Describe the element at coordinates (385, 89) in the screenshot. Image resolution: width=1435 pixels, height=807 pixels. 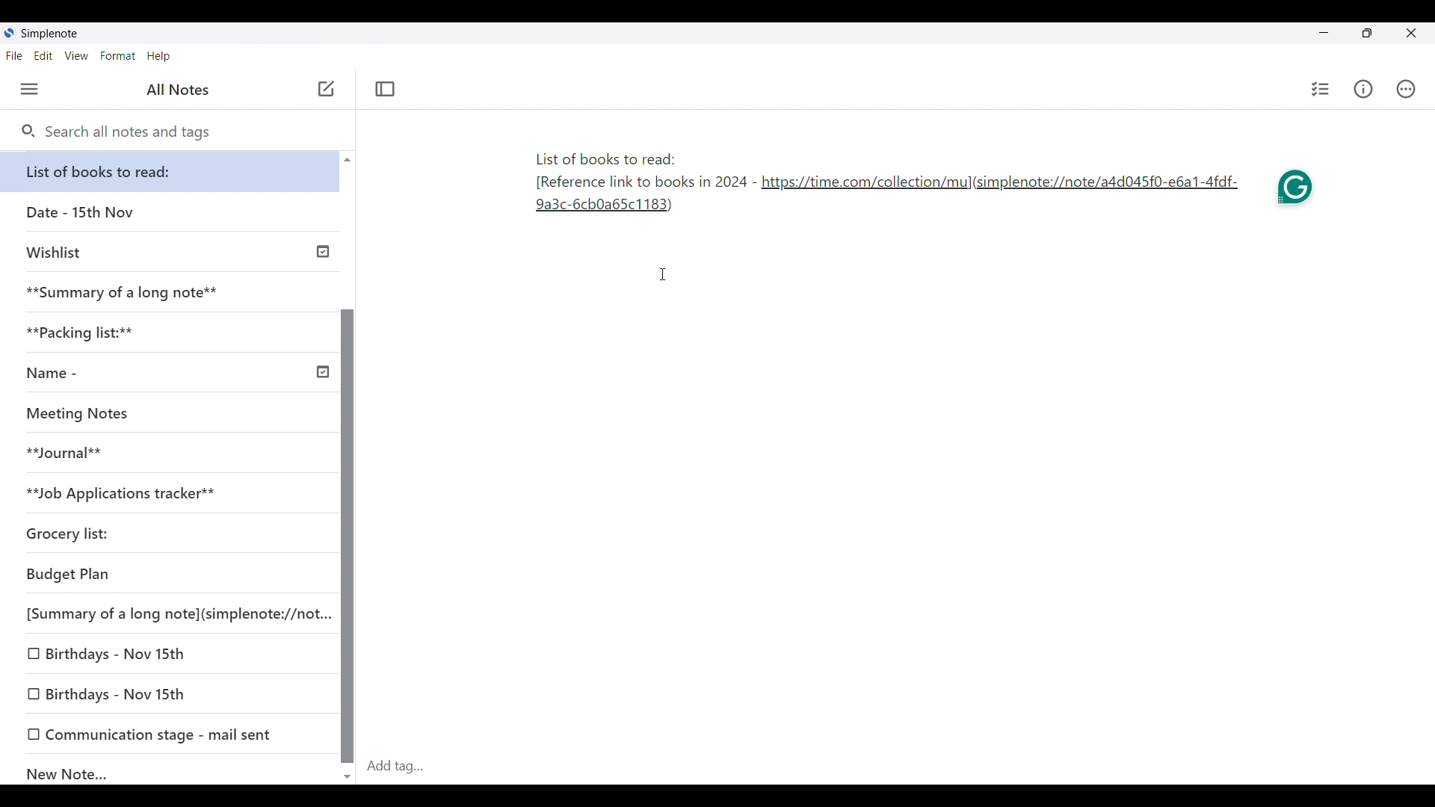
I see `Toggle focus mode` at that location.